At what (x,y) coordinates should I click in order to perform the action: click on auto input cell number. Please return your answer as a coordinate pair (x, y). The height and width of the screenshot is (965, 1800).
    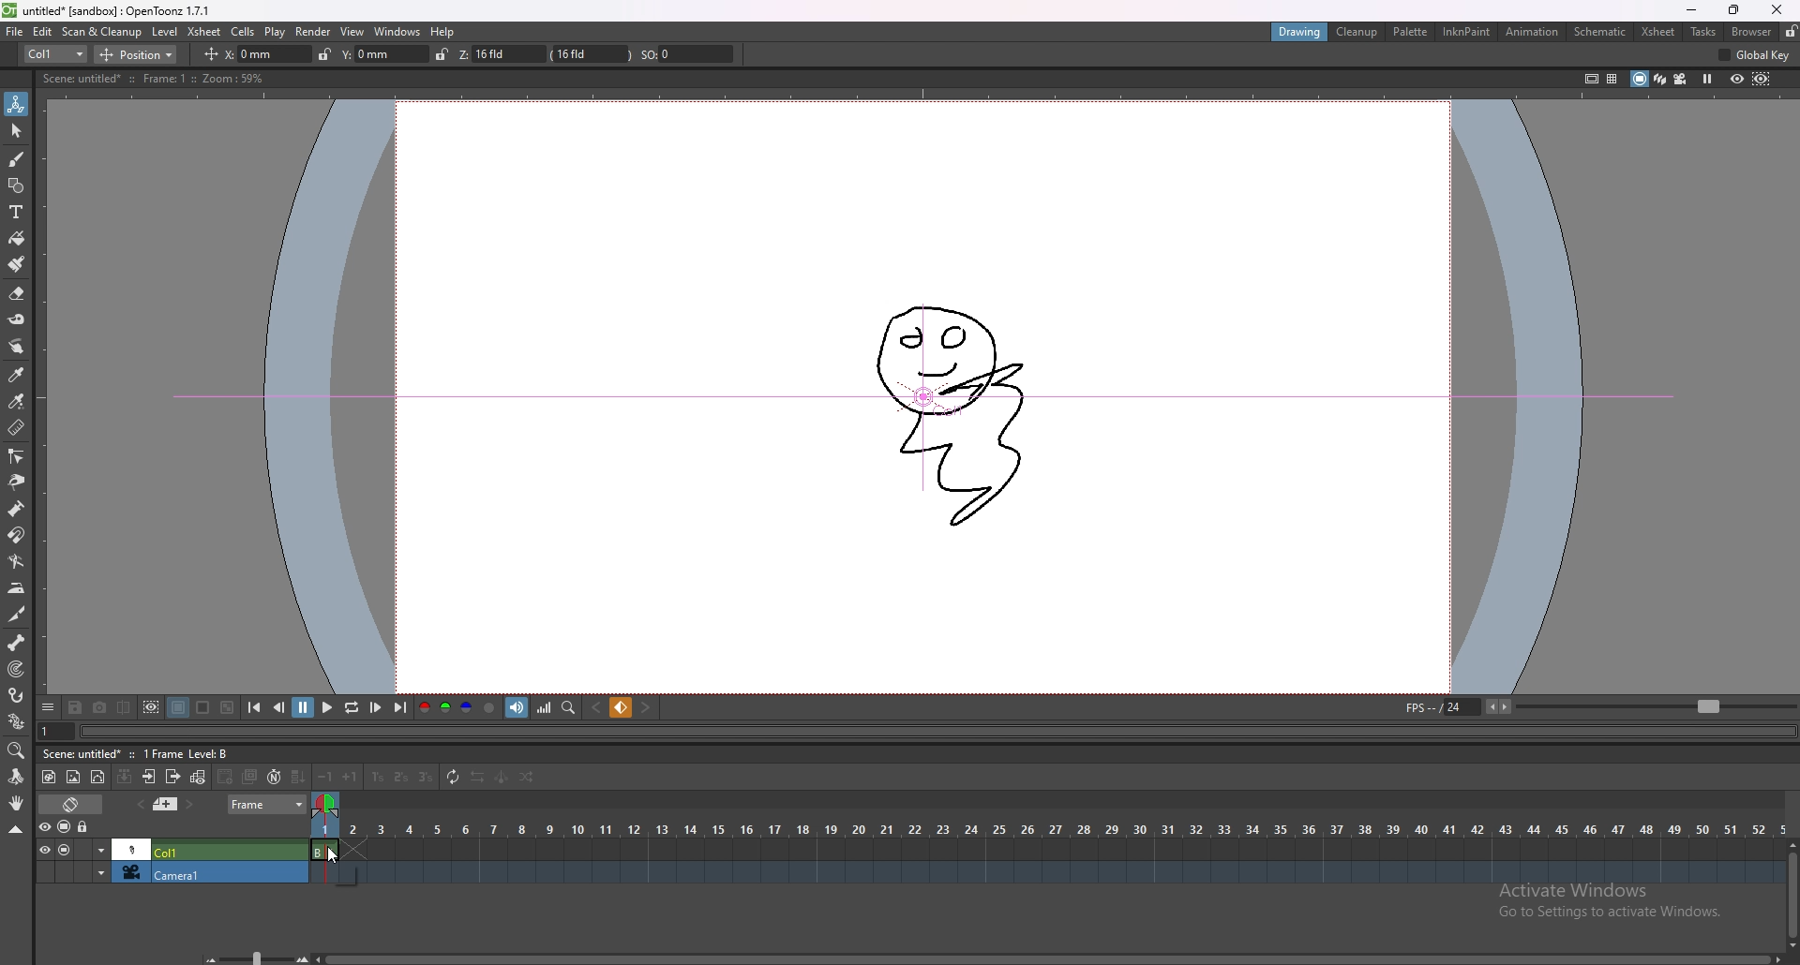
    Looking at the image, I should click on (274, 776).